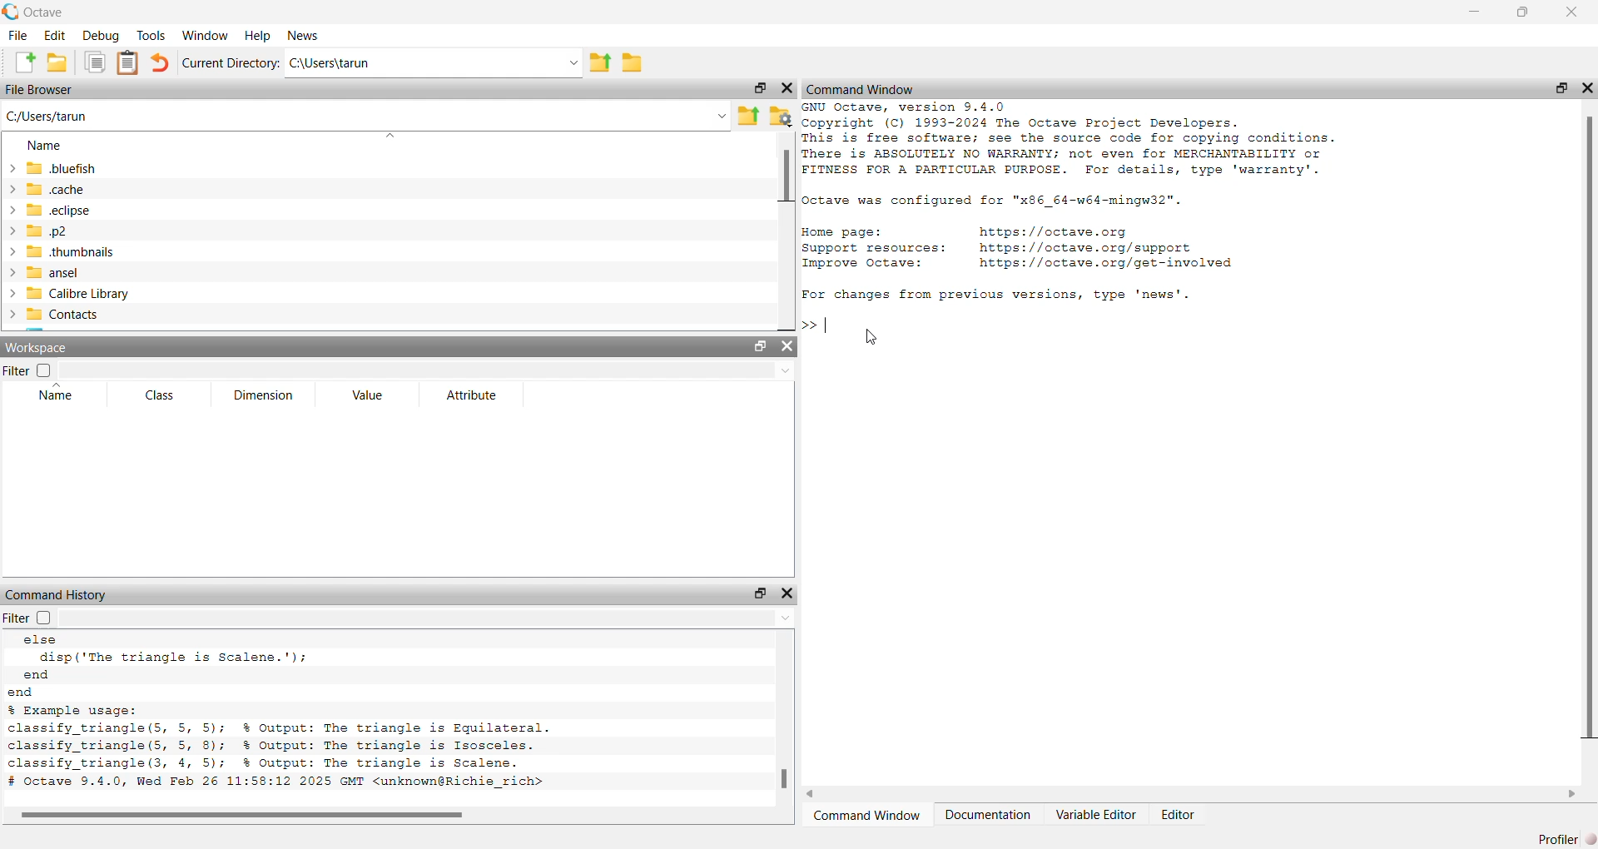  Describe the element at coordinates (71, 294) in the screenshot. I see `calibre library` at that location.